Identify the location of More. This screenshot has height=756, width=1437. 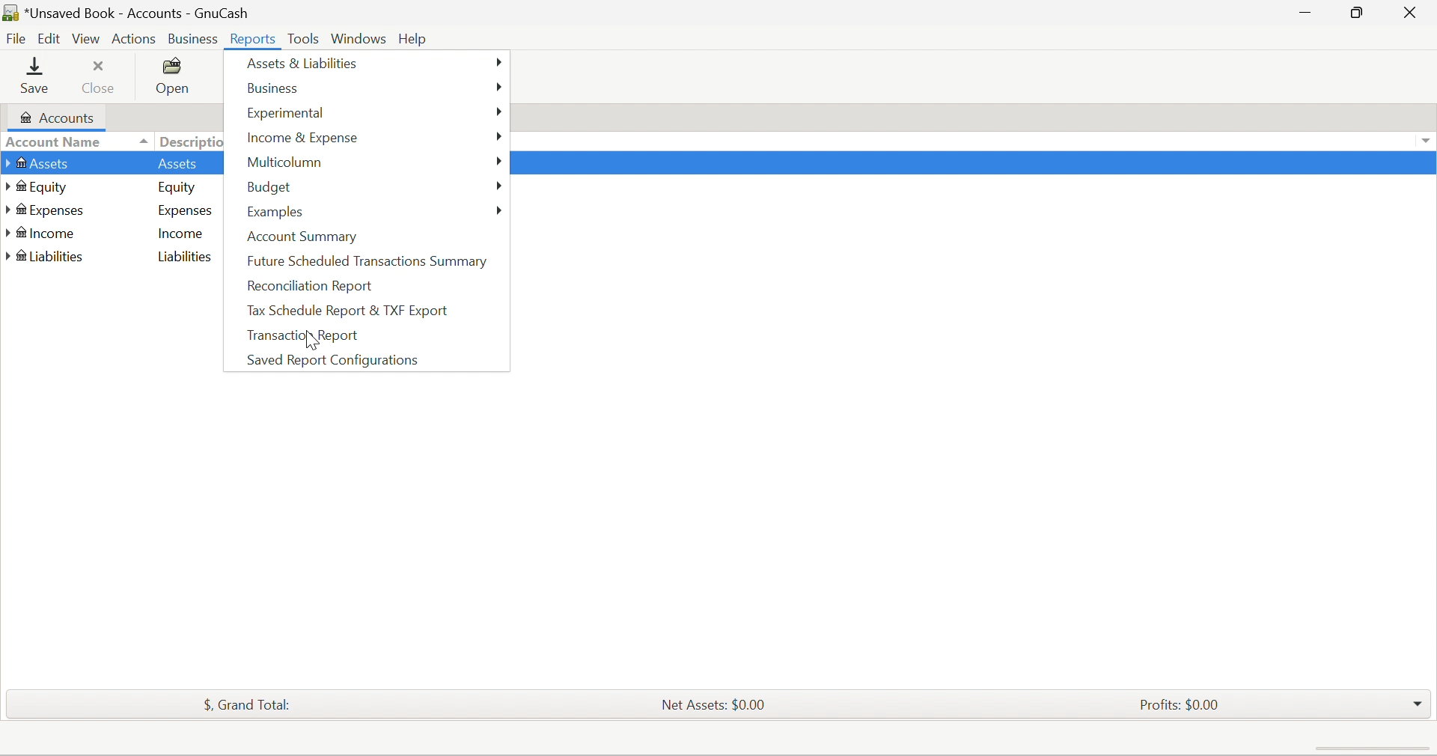
(500, 63).